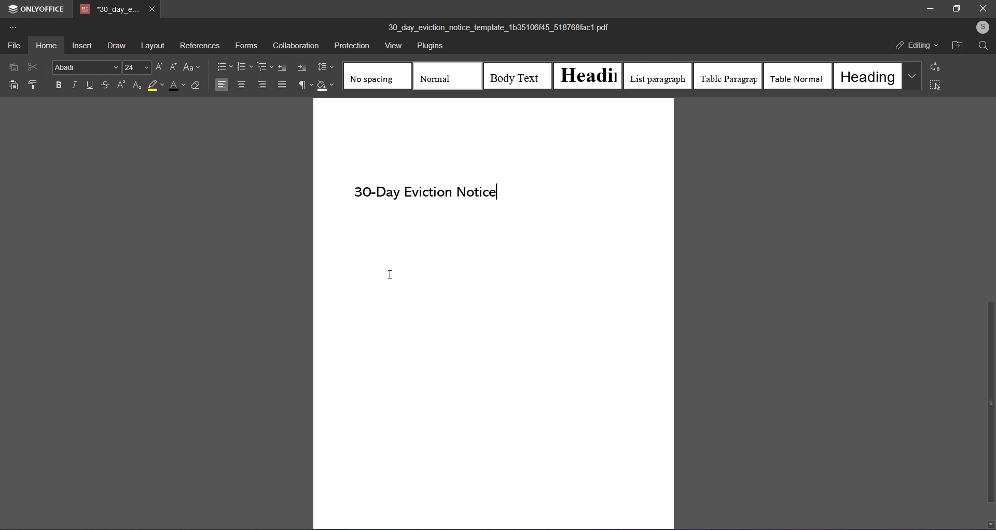  I want to click on increase font size, so click(160, 67).